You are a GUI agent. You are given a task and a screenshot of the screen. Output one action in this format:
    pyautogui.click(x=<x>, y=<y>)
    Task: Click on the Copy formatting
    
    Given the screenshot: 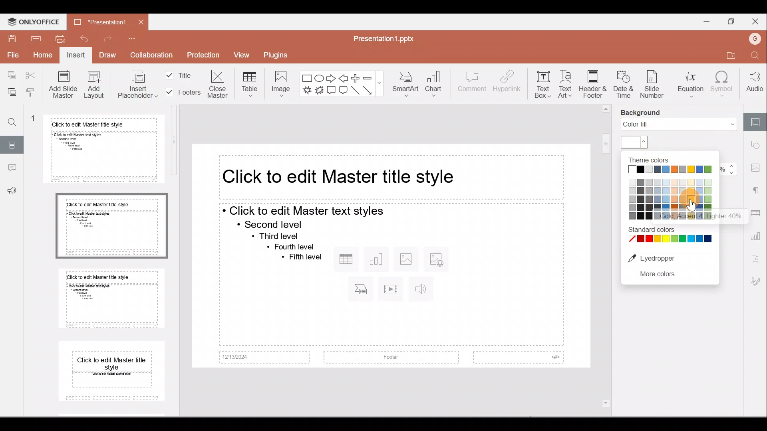 What is the action you would take?
    pyautogui.click(x=30, y=91)
    